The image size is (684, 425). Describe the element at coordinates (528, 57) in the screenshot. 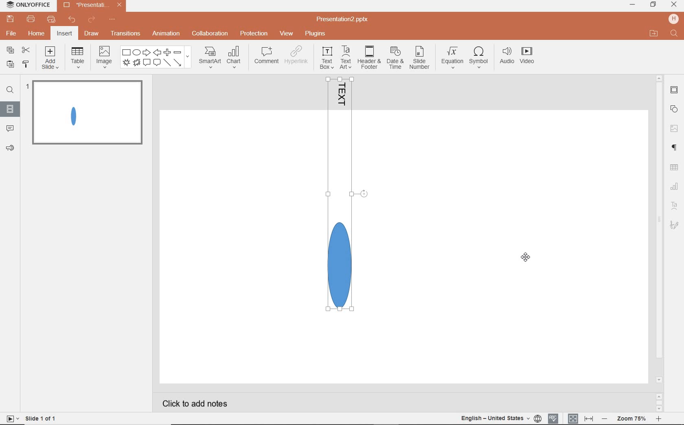

I see `video` at that location.